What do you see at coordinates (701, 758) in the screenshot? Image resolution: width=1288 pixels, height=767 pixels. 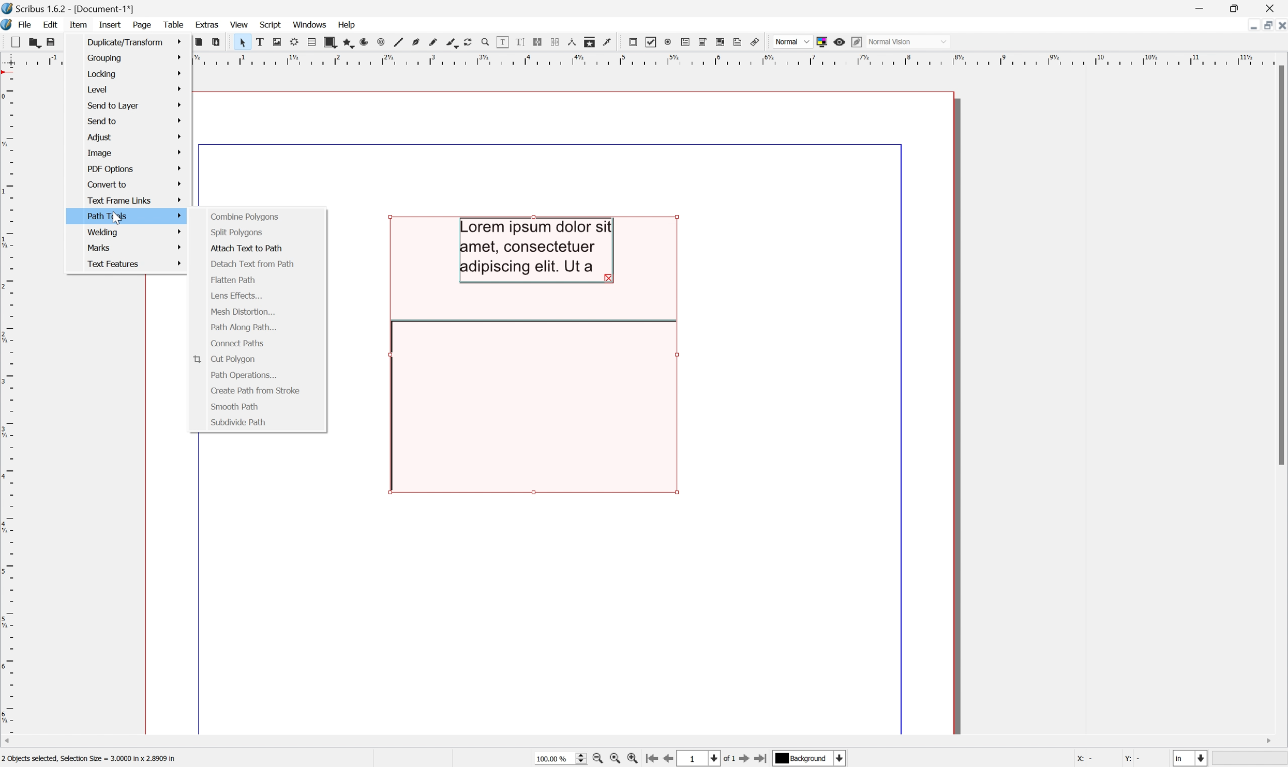 I see `Select the current page` at bounding box center [701, 758].